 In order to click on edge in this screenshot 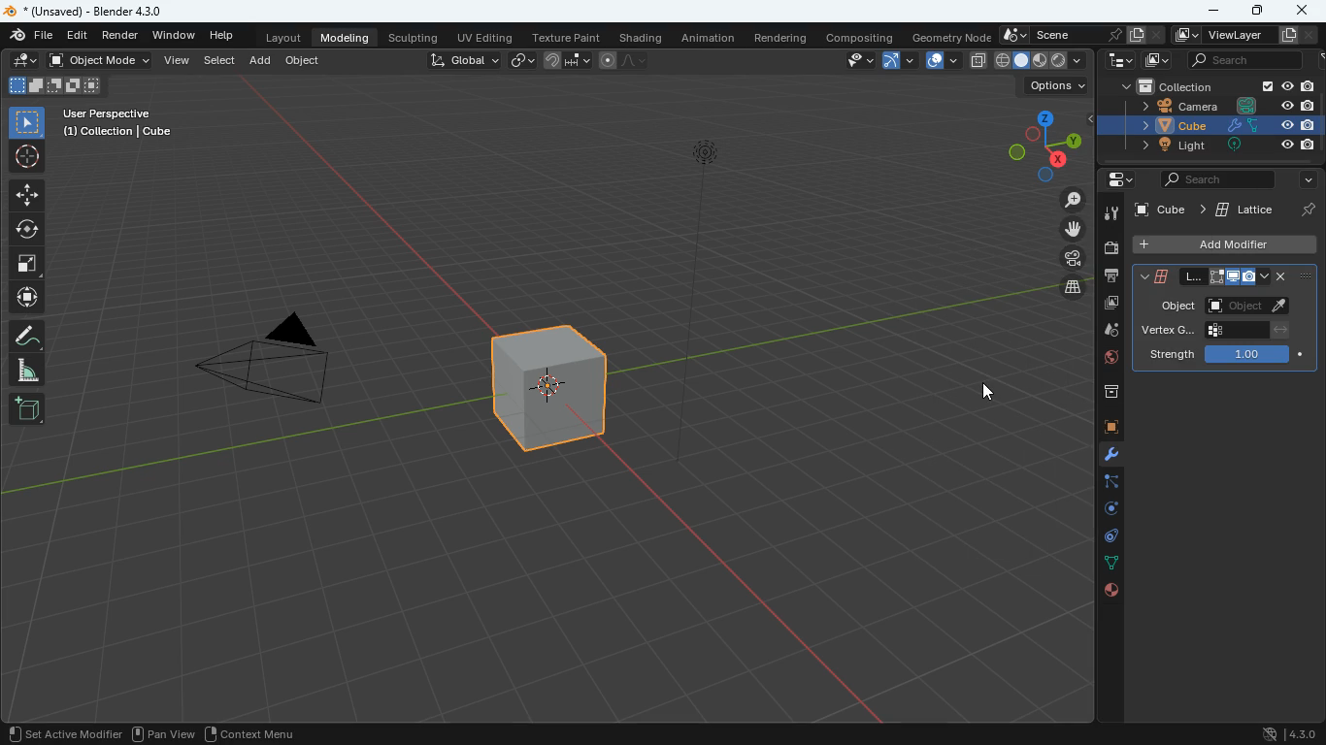, I will do `click(1105, 483)`.